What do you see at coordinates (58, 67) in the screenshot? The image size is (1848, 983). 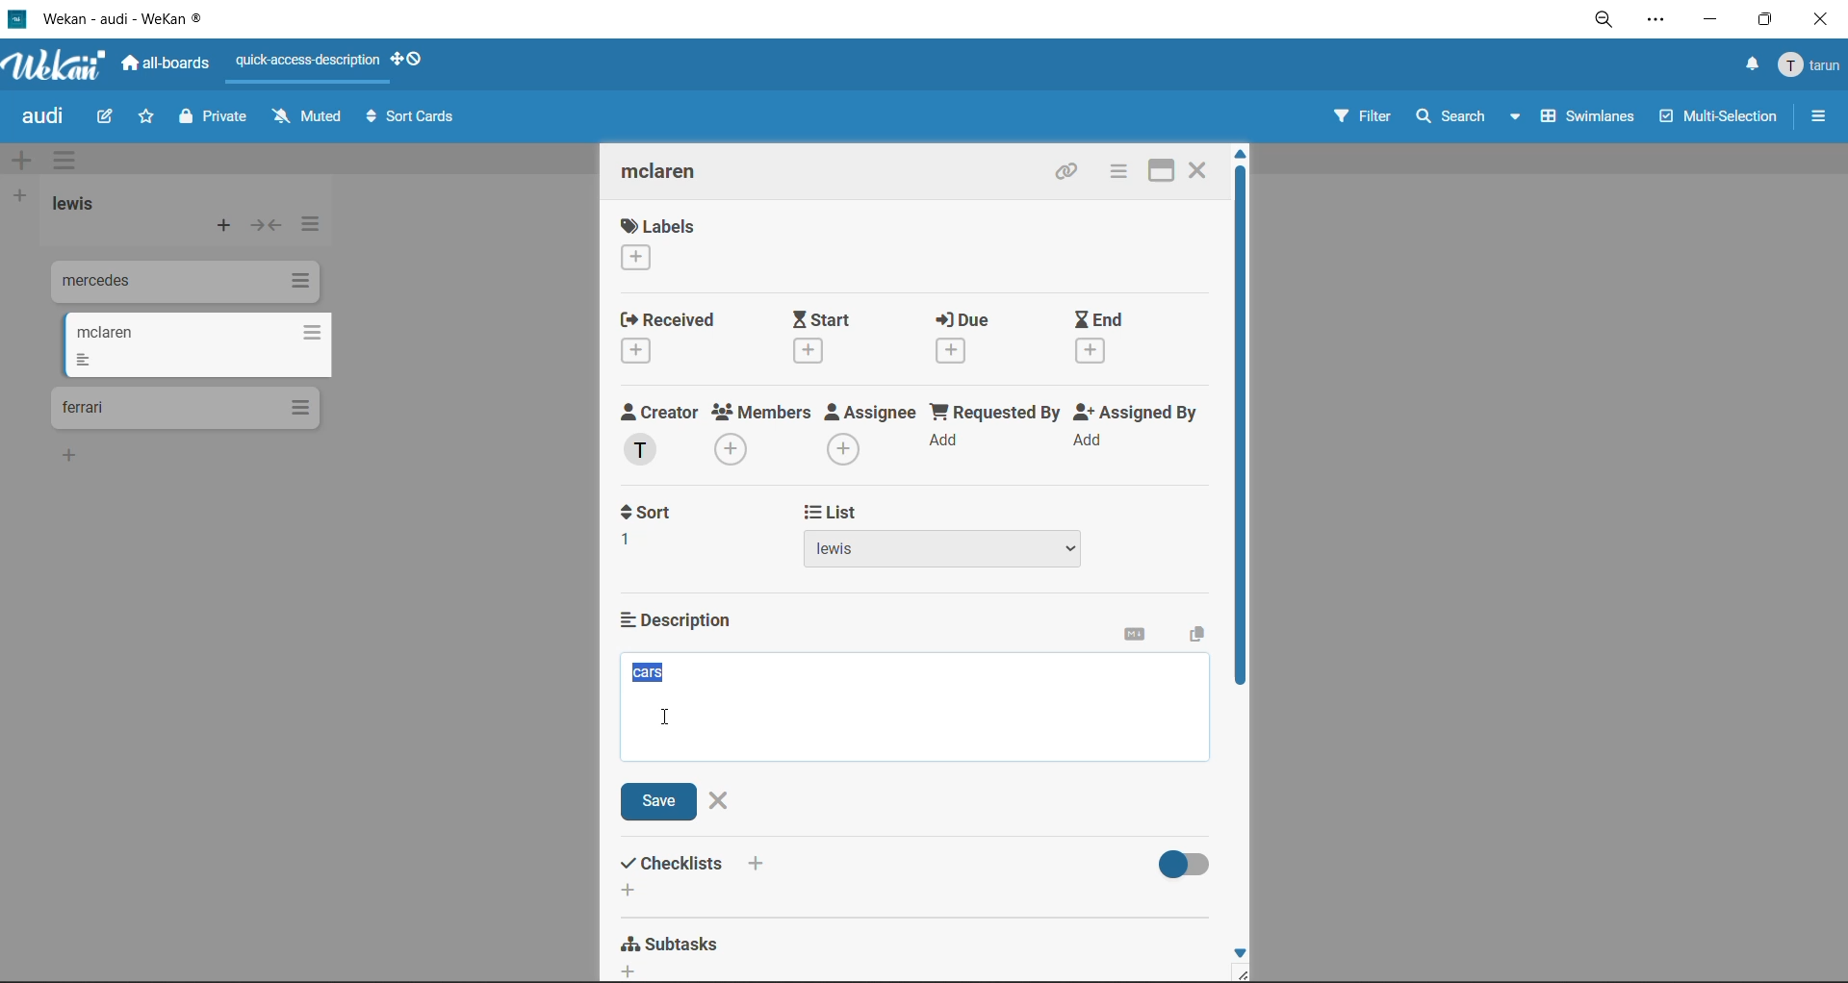 I see `app logo` at bounding box center [58, 67].